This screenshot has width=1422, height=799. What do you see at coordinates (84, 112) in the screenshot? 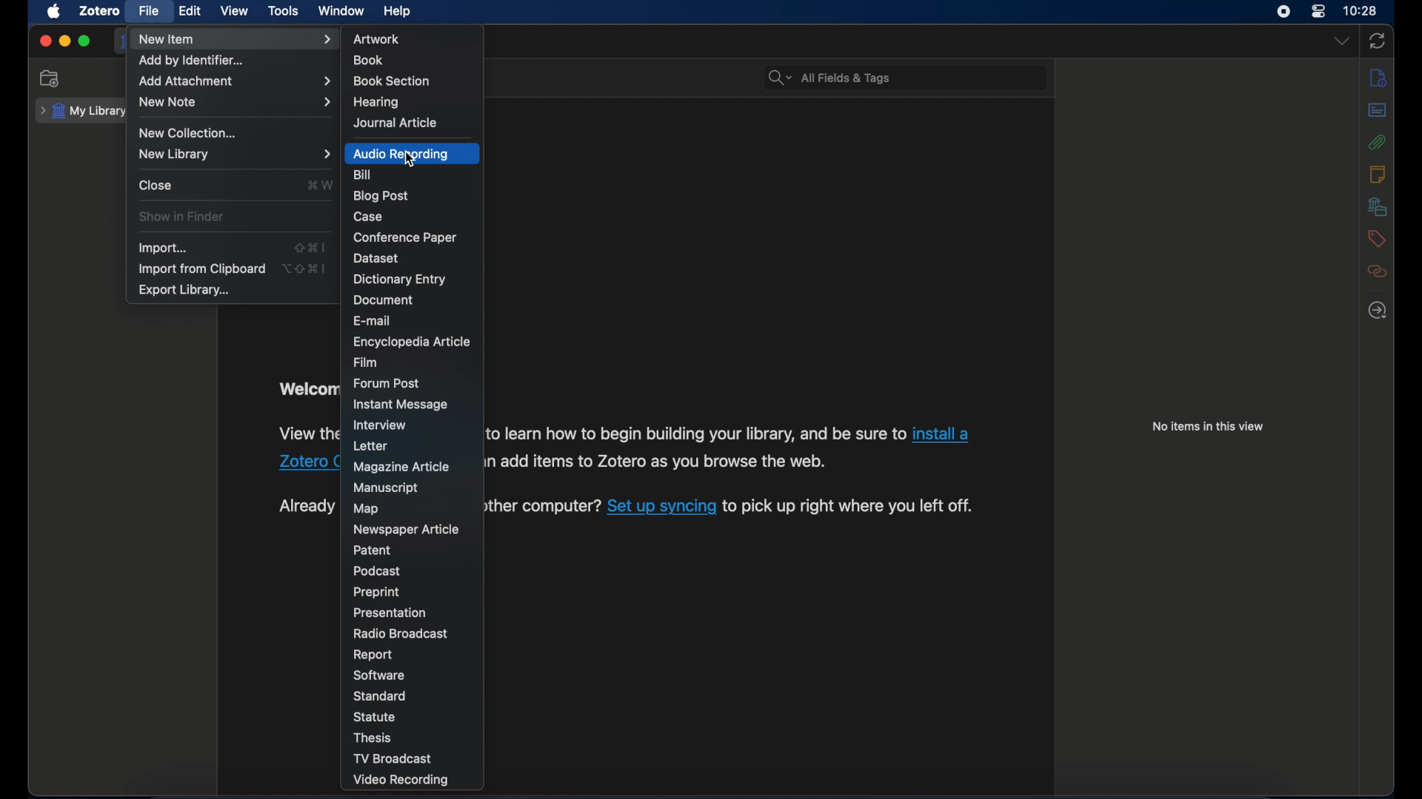
I see `my library` at bounding box center [84, 112].